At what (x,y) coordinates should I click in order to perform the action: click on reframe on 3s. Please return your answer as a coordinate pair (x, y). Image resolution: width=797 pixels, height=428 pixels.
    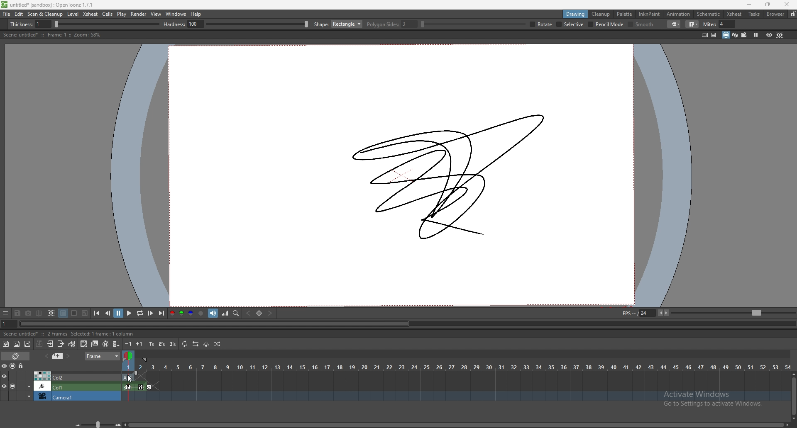
    Looking at the image, I should click on (173, 344).